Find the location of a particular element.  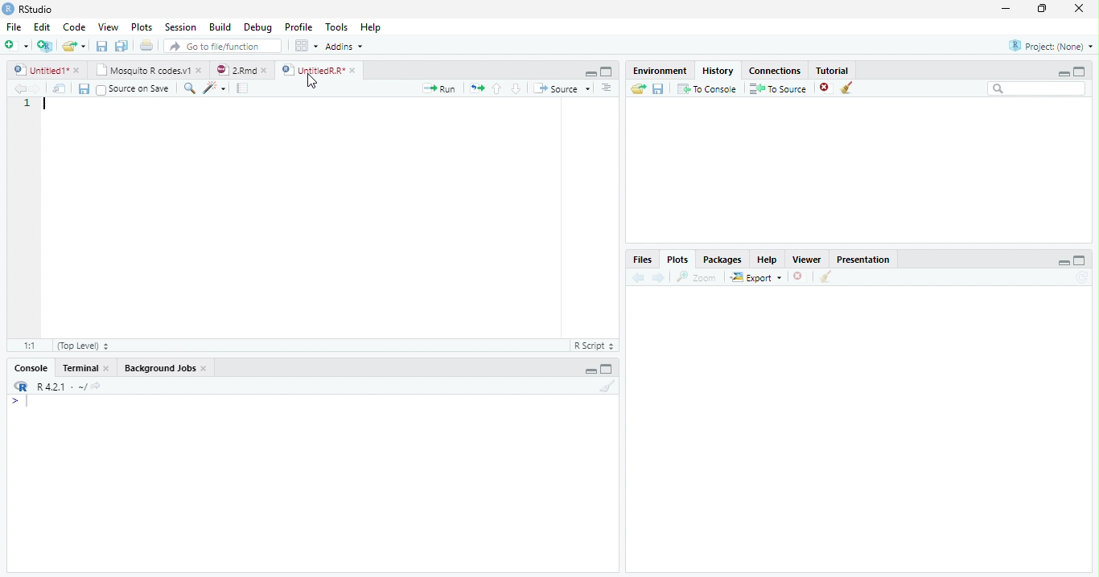

View is located at coordinates (108, 27).